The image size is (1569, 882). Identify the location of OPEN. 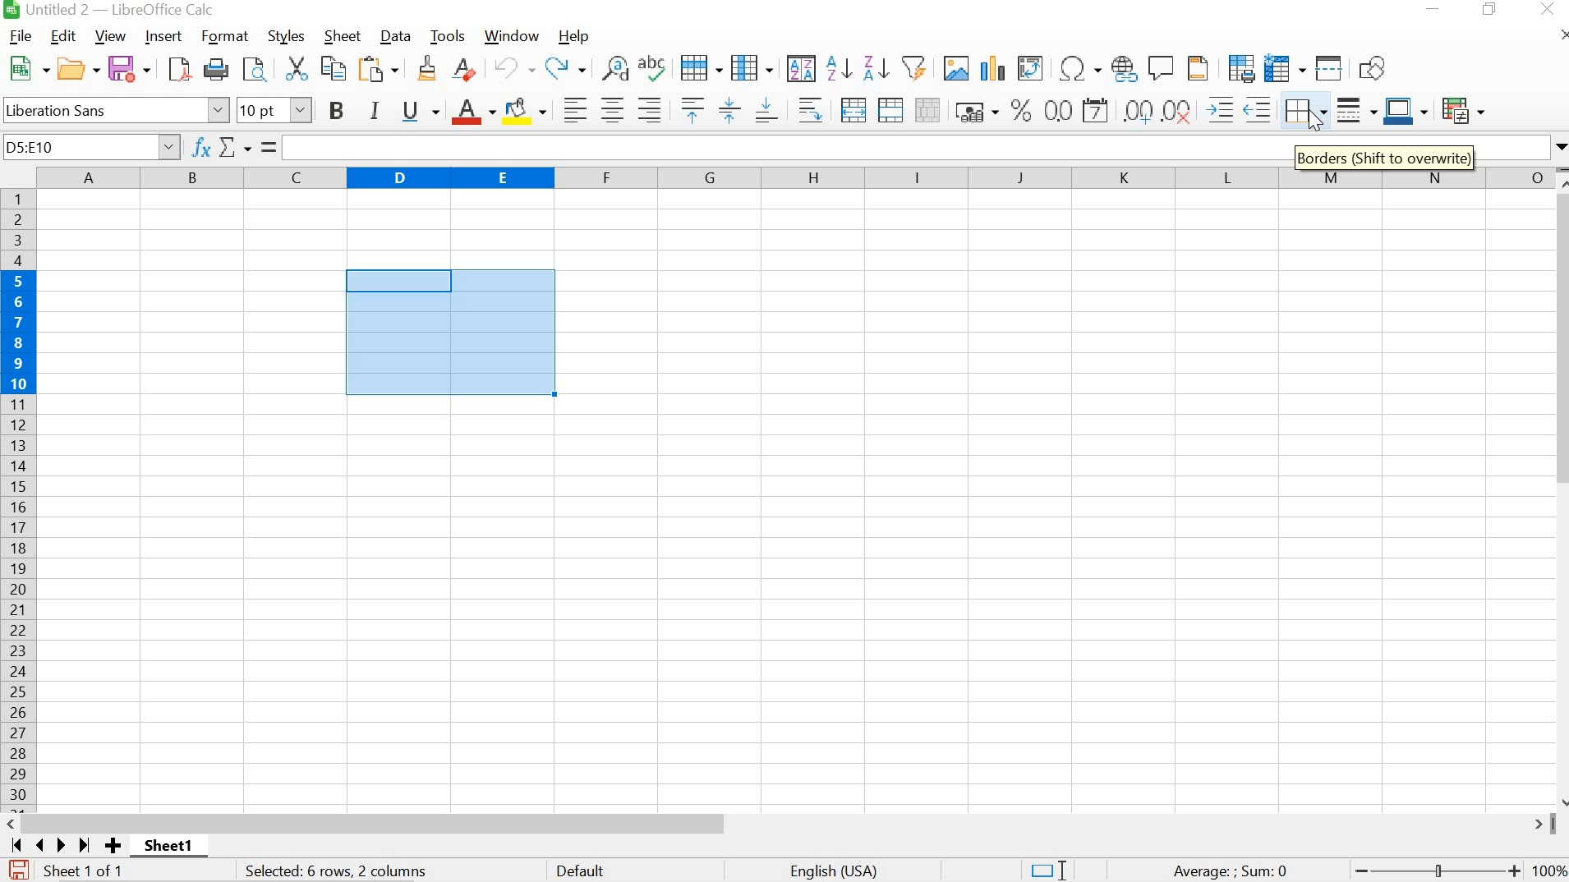
(77, 69).